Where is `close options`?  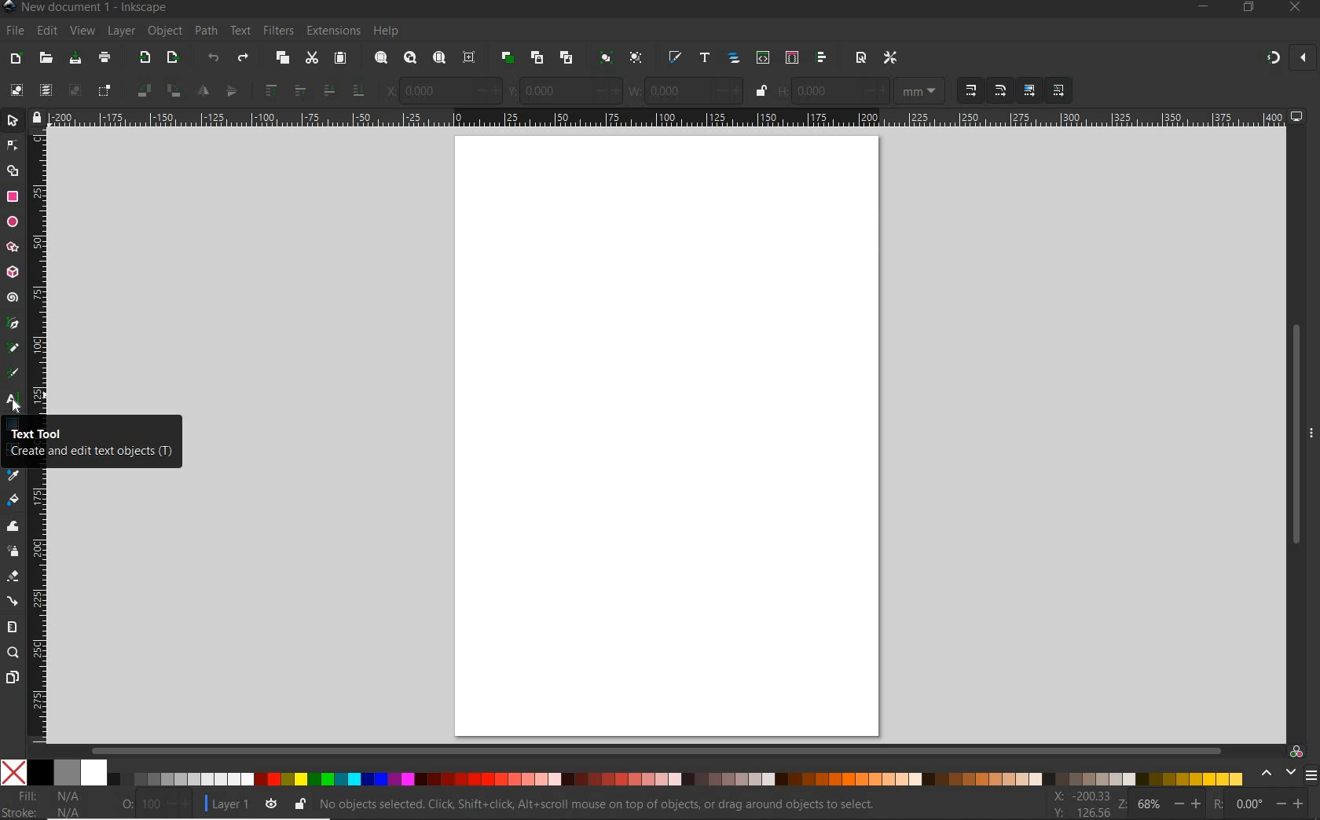 close options is located at coordinates (1303, 59).